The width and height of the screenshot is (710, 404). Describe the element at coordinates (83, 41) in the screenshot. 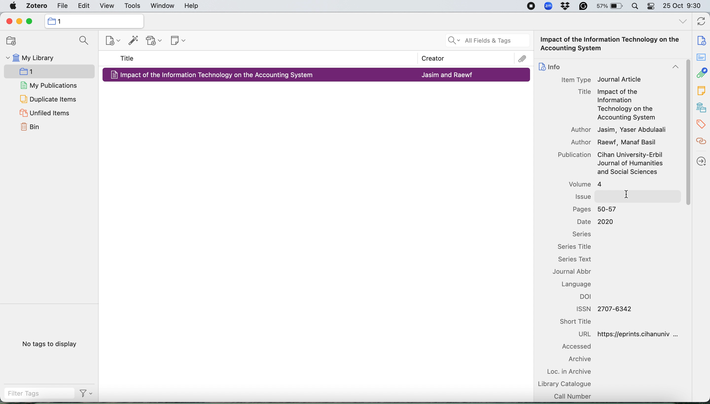

I see `searcg` at that location.